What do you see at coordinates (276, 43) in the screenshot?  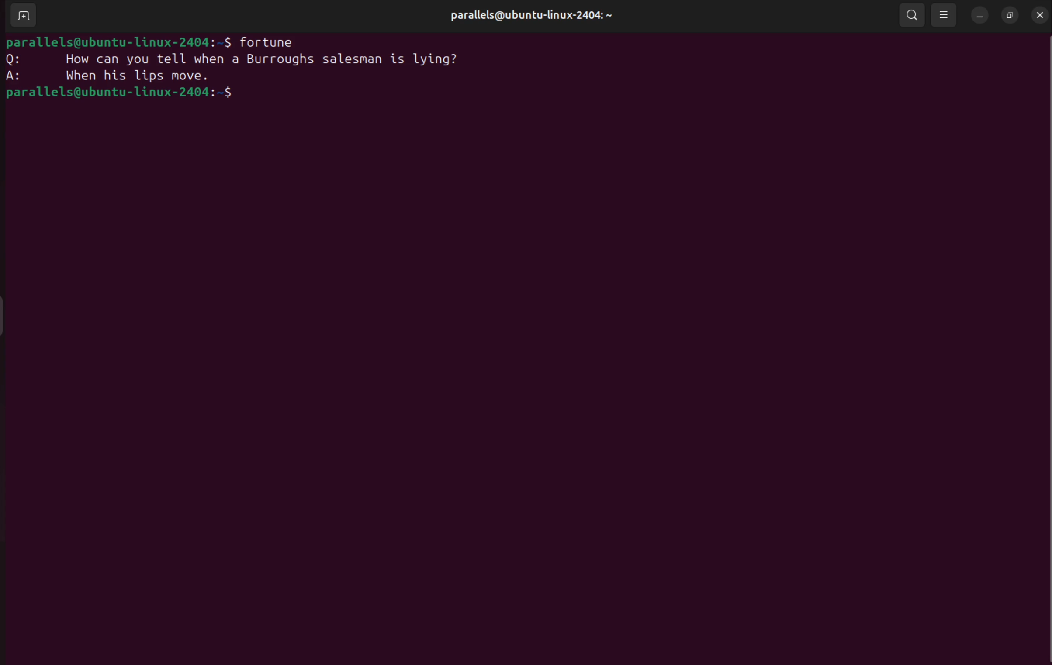 I see `fortune` at bounding box center [276, 43].